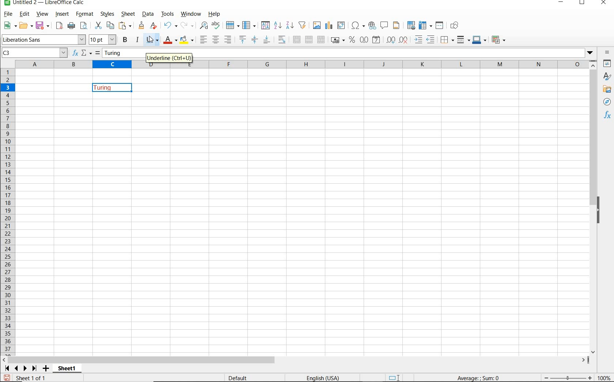 Image resolution: width=614 pixels, height=382 pixels. What do you see at coordinates (232, 25) in the screenshot?
I see `ROW` at bounding box center [232, 25].